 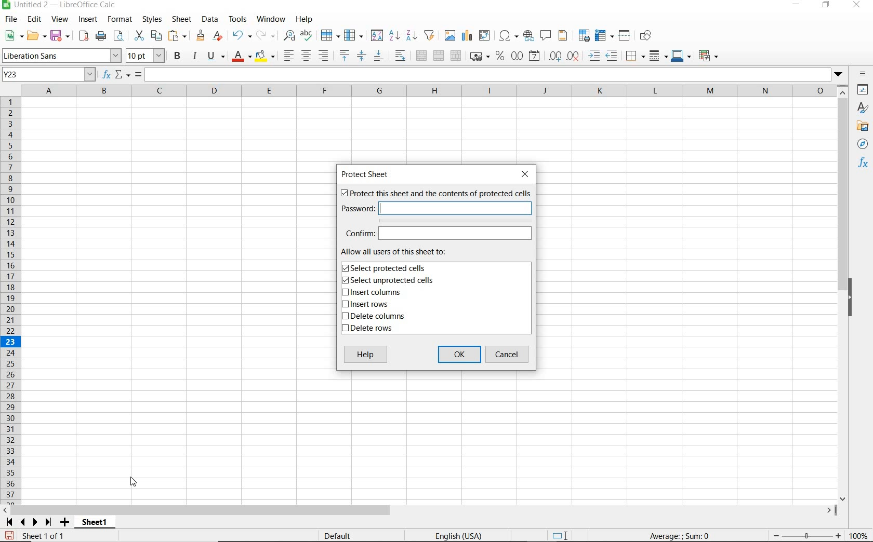 I want to click on FORMAT AS CURRENCY, so click(x=479, y=58).